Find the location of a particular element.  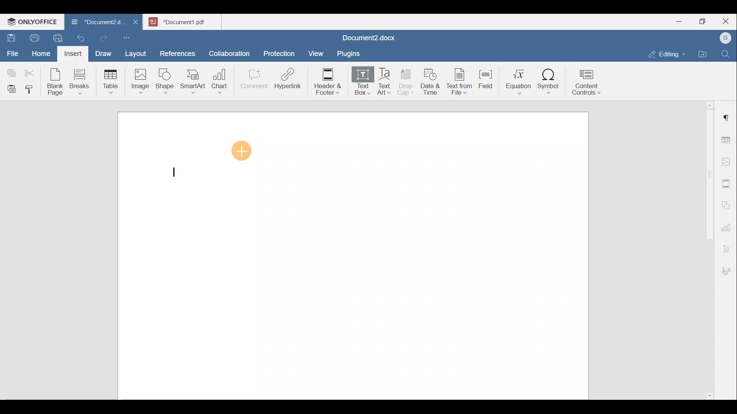

Customize quick access toolbar is located at coordinates (129, 36).